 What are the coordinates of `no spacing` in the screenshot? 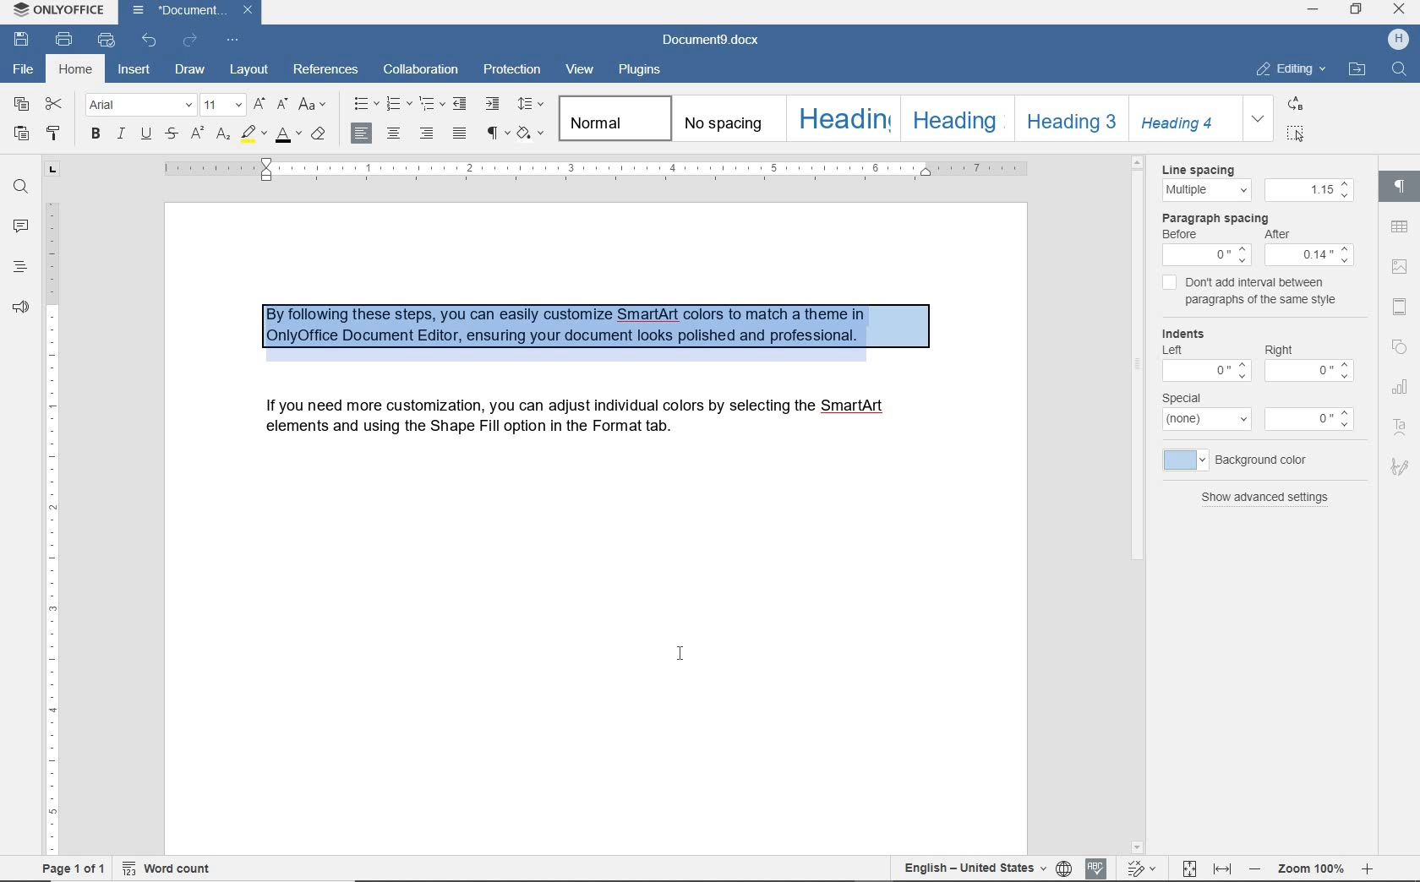 It's located at (725, 120).